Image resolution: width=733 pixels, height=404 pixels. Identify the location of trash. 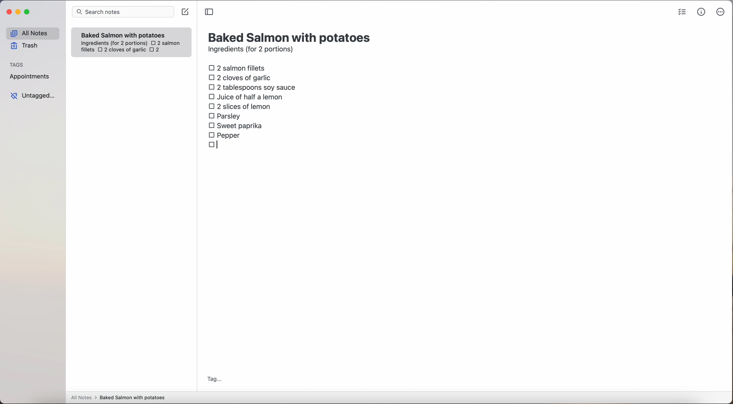
(26, 46).